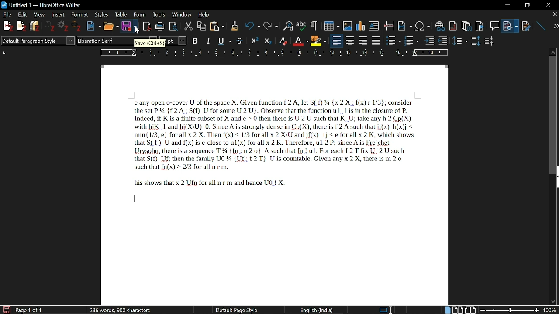 The height and width of the screenshot is (314, 559). Describe the element at coordinates (176, 25) in the screenshot. I see `Toggle print preview` at that location.